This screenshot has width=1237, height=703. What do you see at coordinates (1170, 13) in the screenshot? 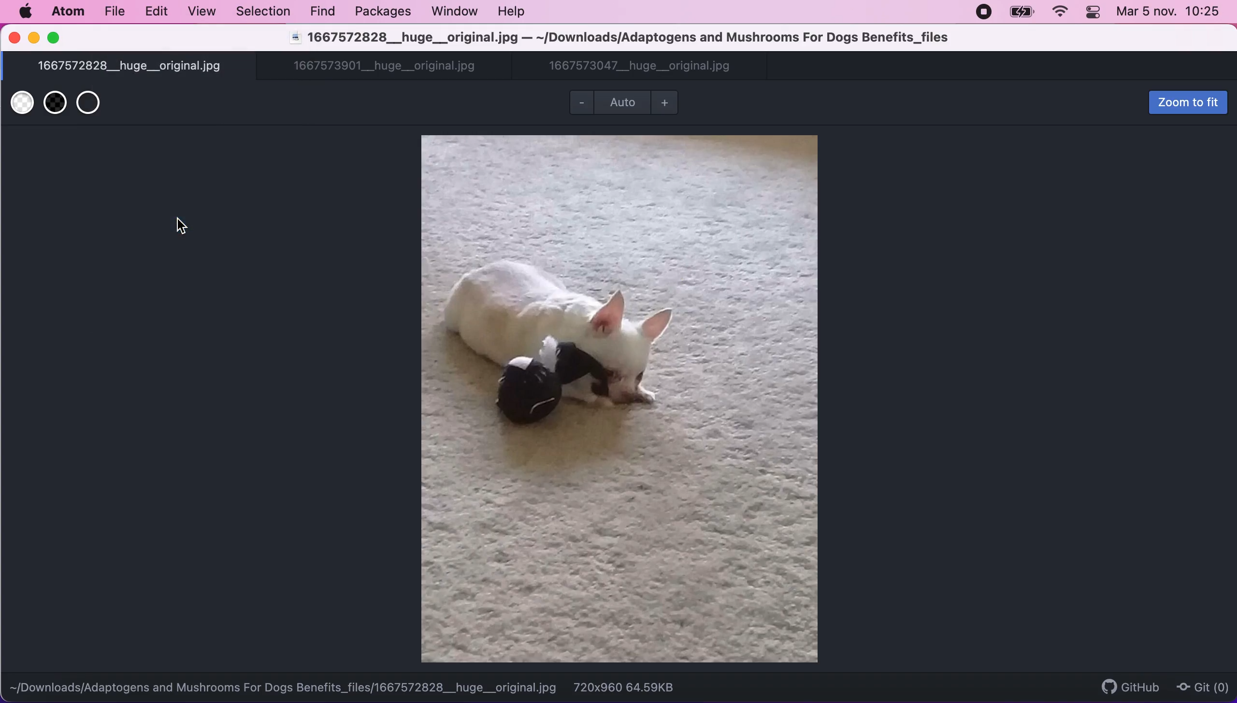
I see `Mar 5 nov. 10:25` at bounding box center [1170, 13].